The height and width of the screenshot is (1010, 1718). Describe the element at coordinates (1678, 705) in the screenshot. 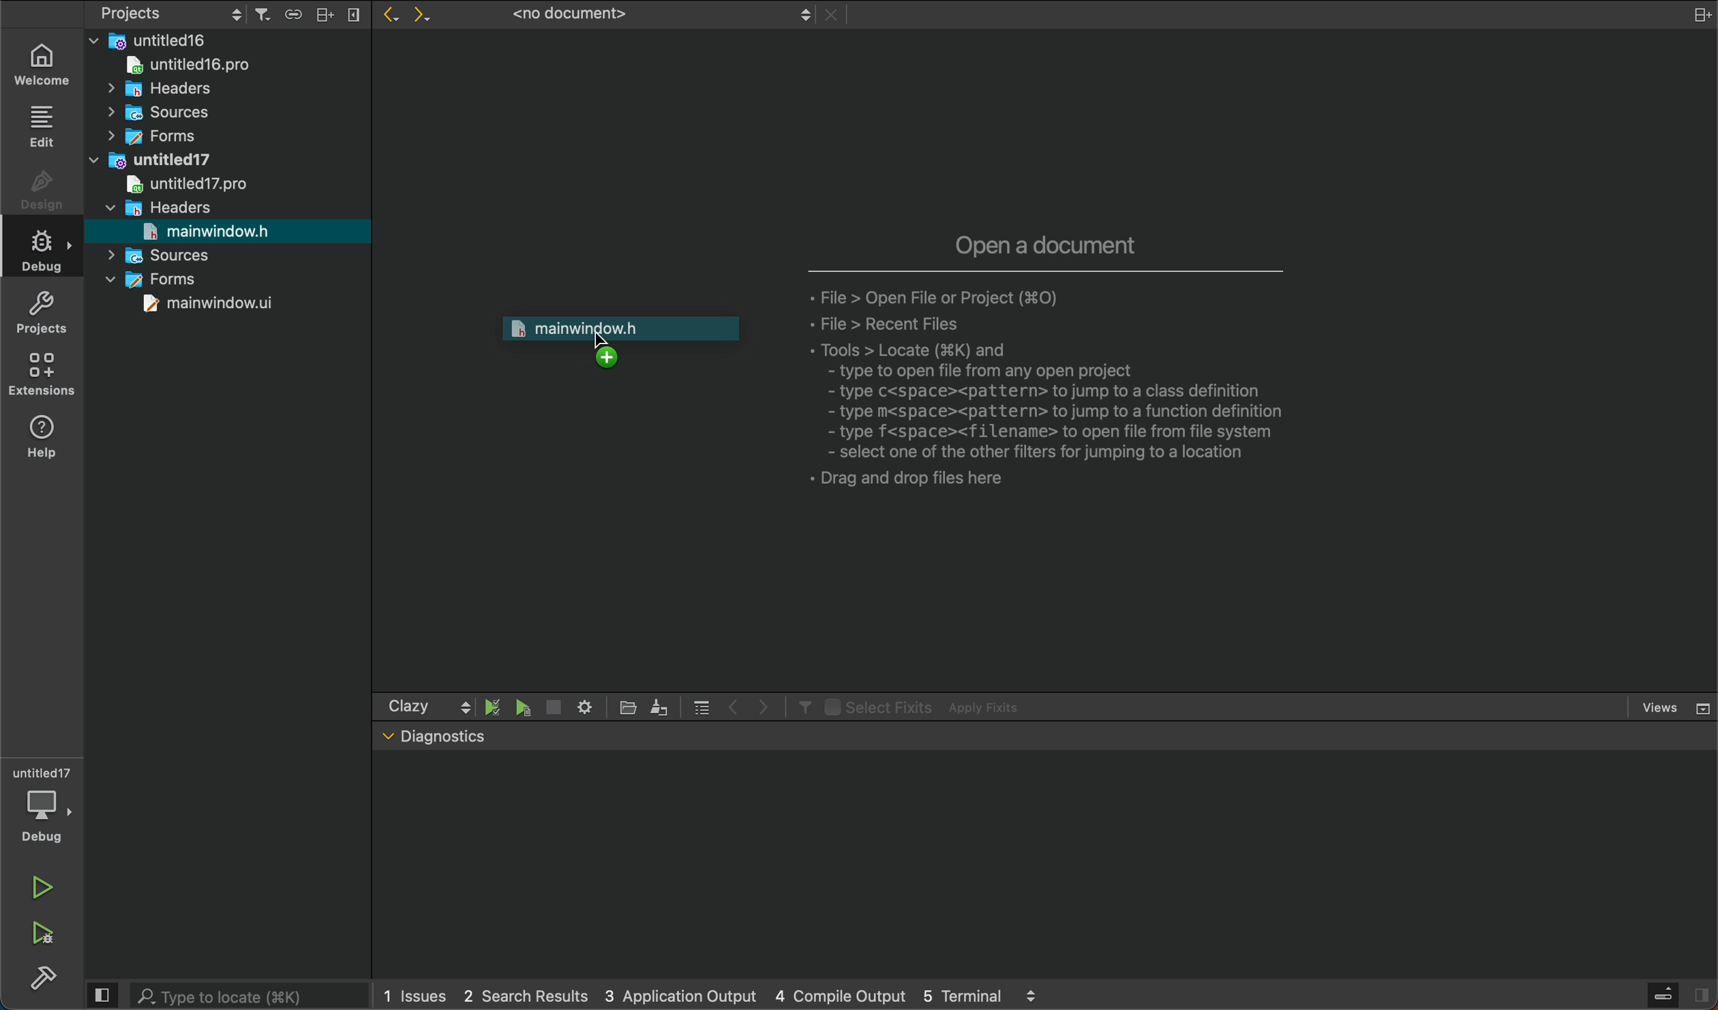

I see `Views` at that location.